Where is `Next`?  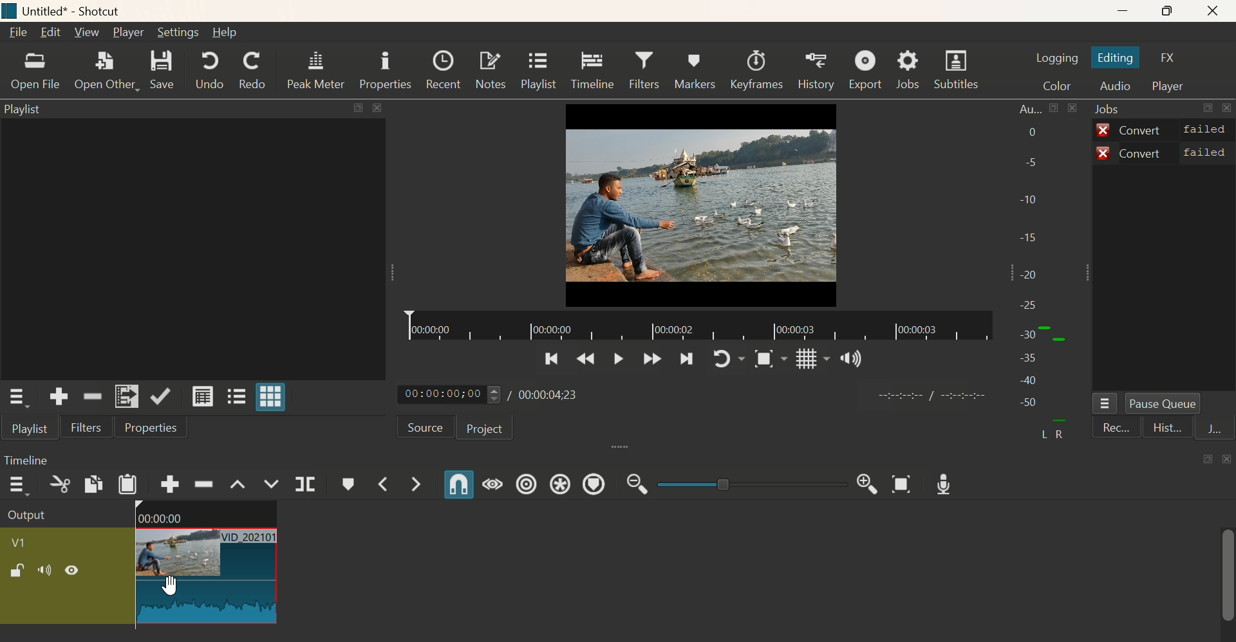
Next is located at coordinates (689, 360).